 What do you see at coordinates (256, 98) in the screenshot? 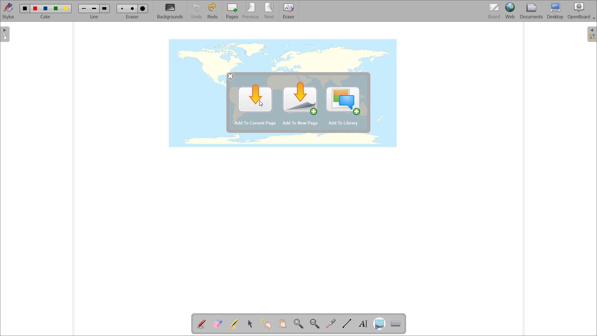
I see `add to current page` at bounding box center [256, 98].